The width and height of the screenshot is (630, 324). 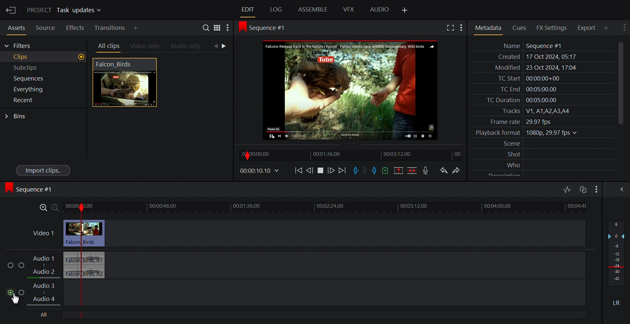 What do you see at coordinates (351, 90) in the screenshot?
I see `Media viewer` at bounding box center [351, 90].